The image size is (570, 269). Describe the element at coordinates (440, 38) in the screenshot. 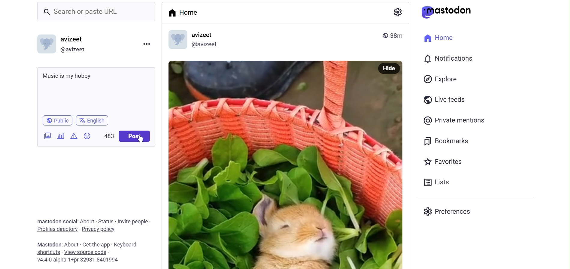

I see `Home` at that location.